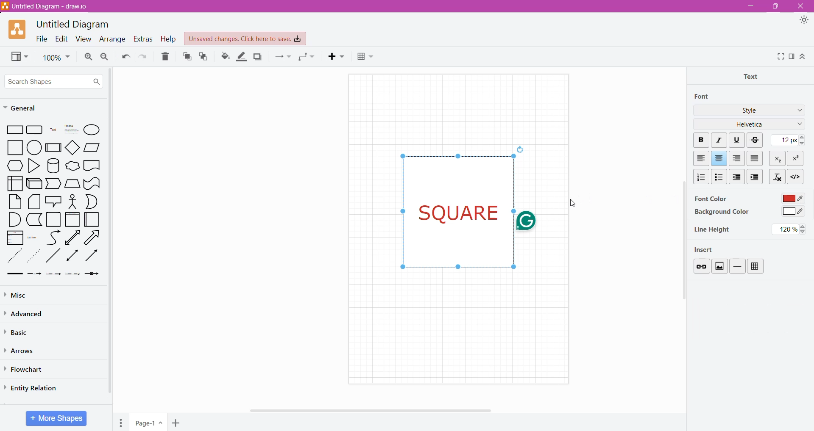 The image size is (814, 431). Describe the element at coordinates (719, 266) in the screenshot. I see `Image` at that location.